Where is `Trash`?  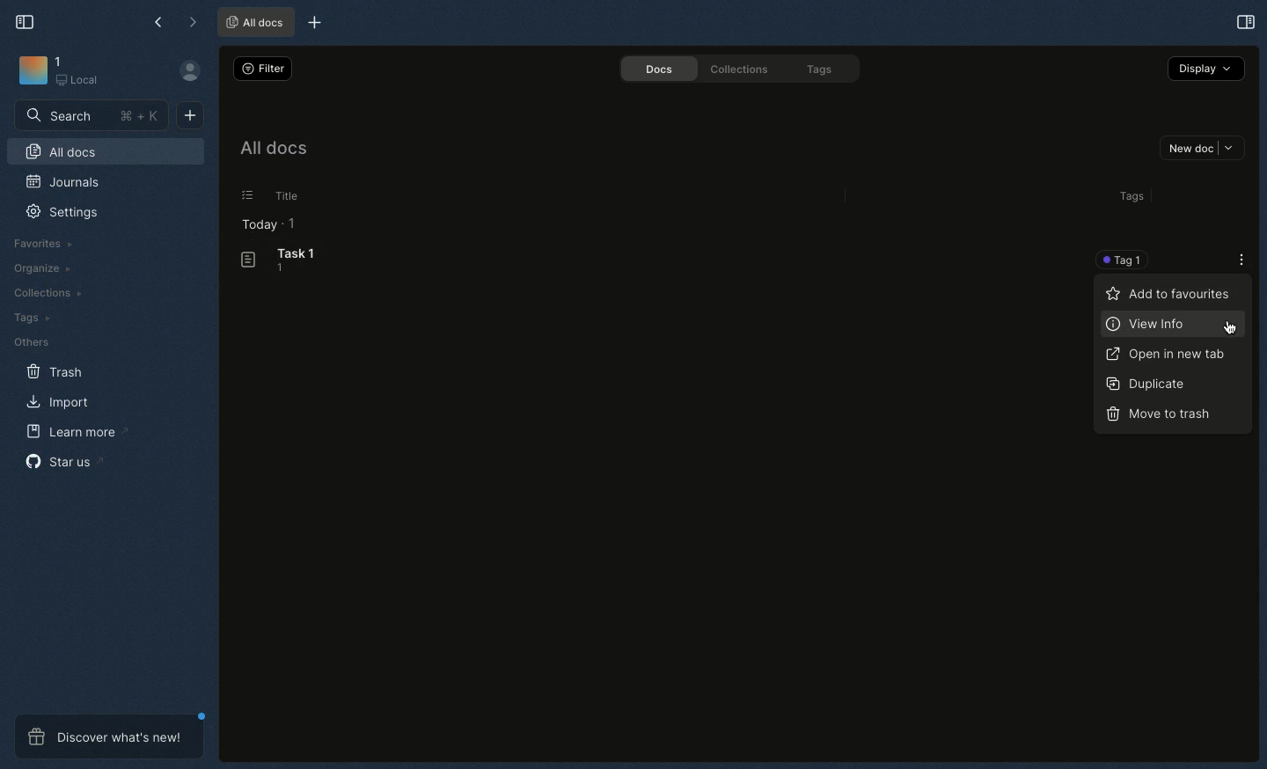
Trash is located at coordinates (55, 372).